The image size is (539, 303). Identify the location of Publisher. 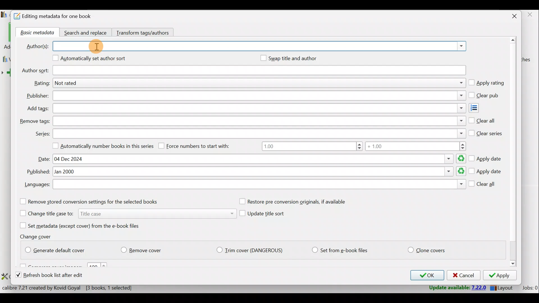
(259, 96).